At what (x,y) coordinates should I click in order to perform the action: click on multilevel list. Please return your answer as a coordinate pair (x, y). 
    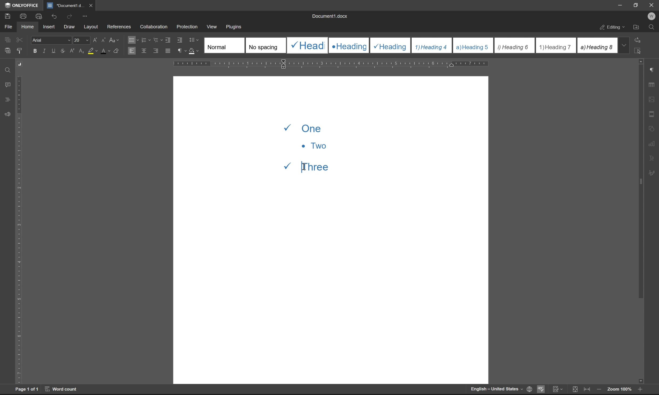
    Looking at the image, I should click on (158, 40).